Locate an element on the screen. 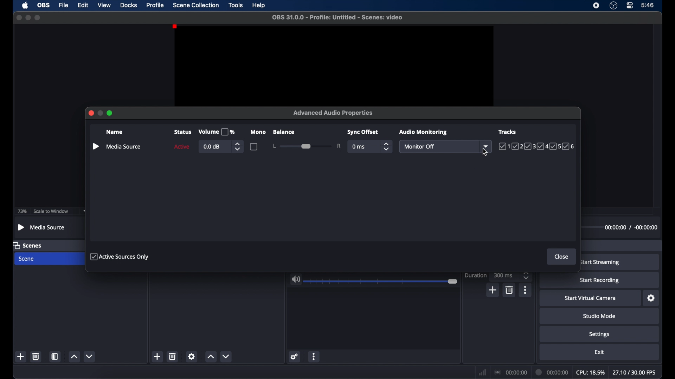 This screenshot has width=675, height=379. scene collection is located at coordinates (196, 5).